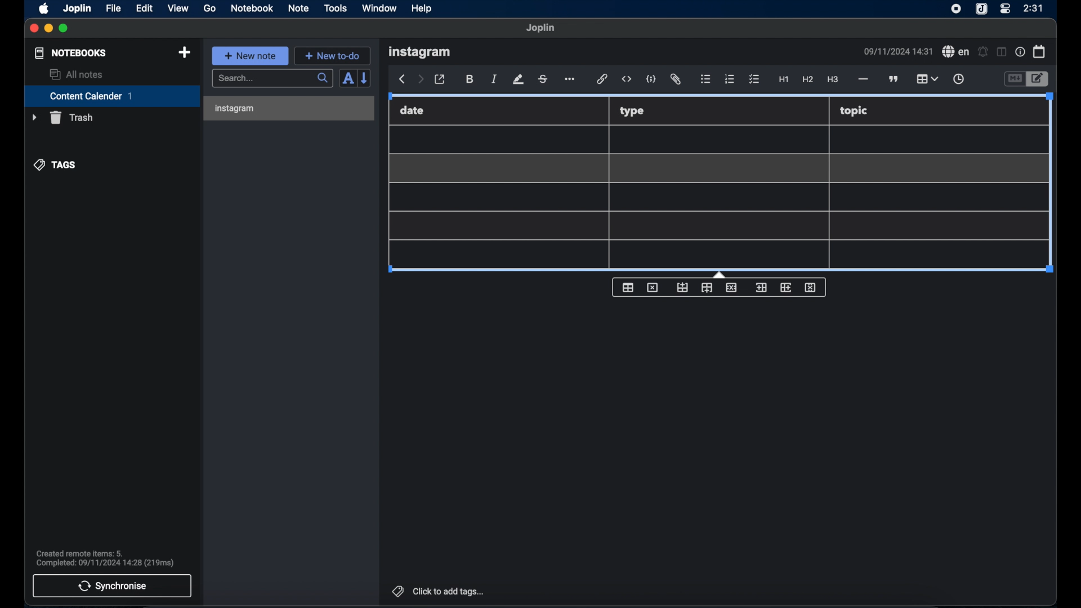 The height and width of the screenshot is (608, 1081). What do you see at coordinates (419, 52) in the screenshot?
I see `instagram` at bounding box center [419, 52].